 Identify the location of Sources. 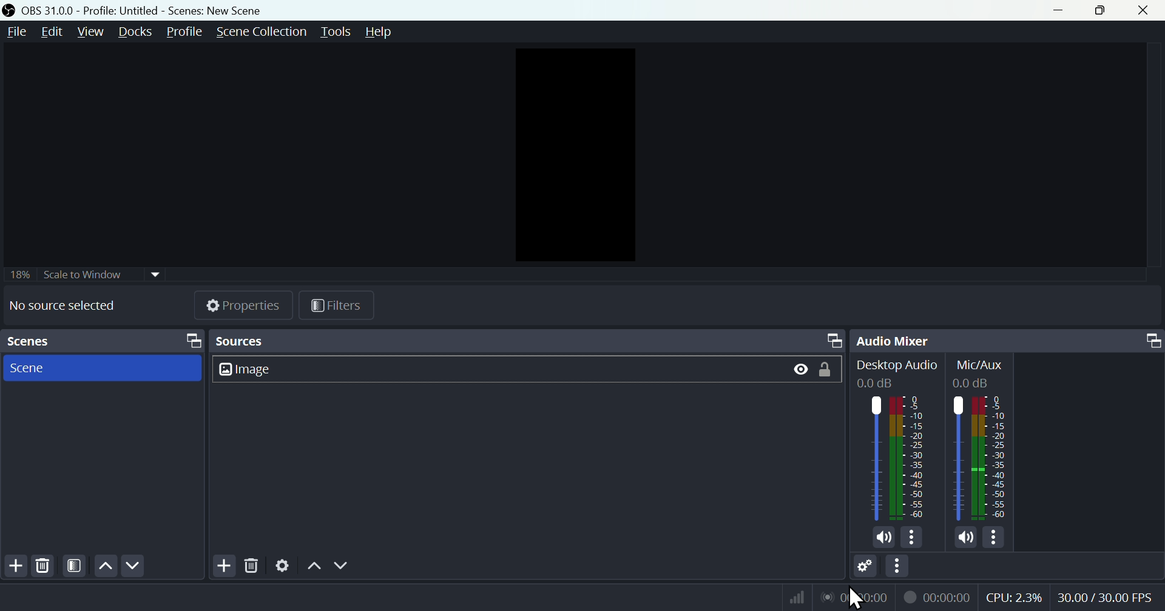
(527, 341).